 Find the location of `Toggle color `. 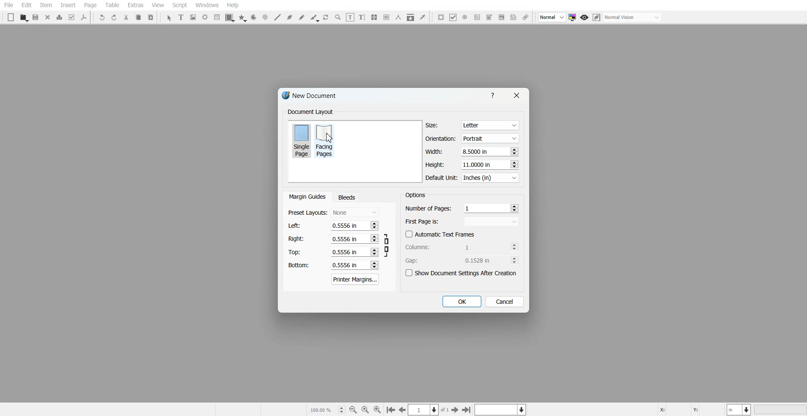

Toggle color  is located at coordinates (573, 18).